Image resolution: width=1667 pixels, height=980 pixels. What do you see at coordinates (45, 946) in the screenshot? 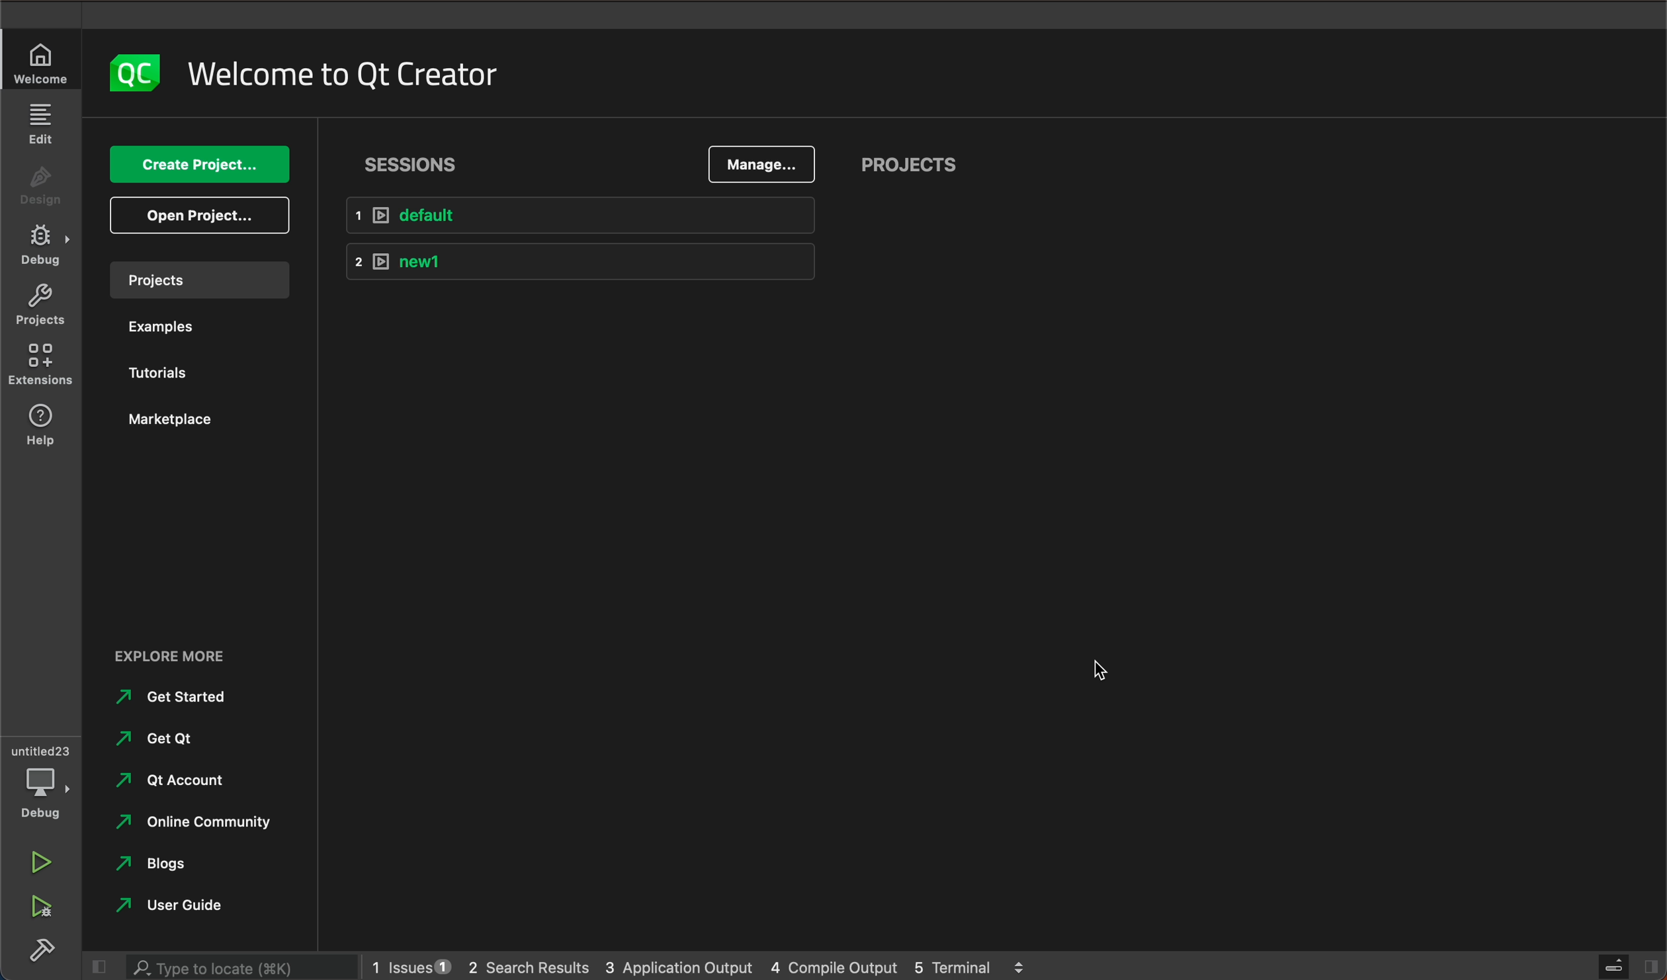
I see `build` at bounding box center [45, 946].